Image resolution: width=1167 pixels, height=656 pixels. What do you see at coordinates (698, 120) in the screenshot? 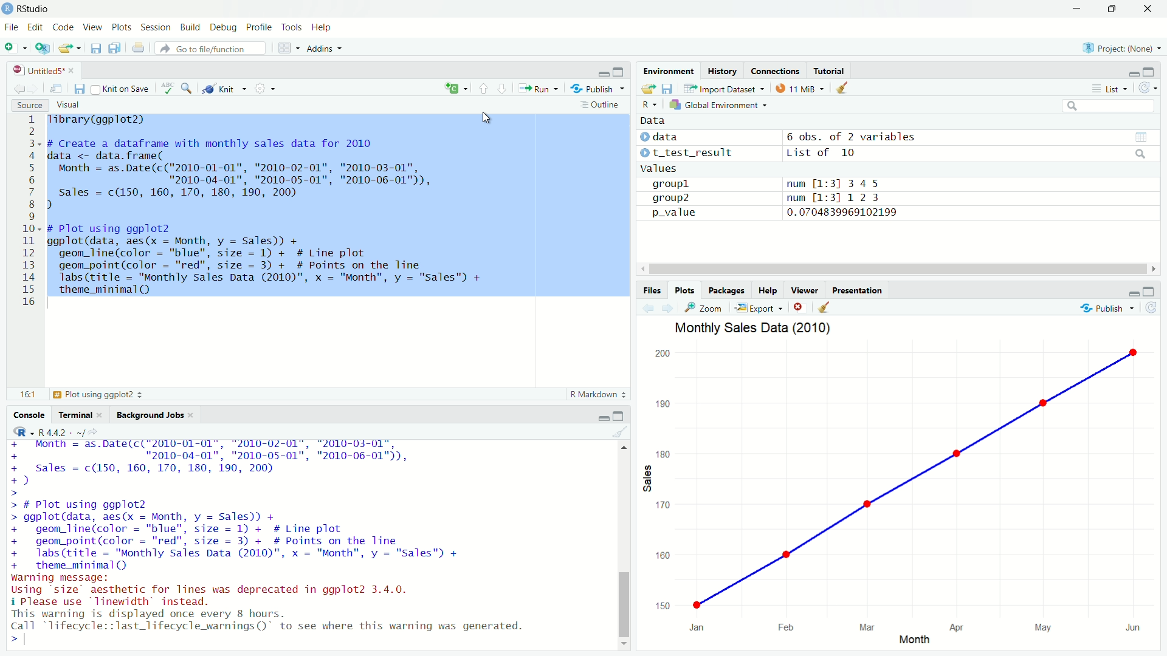
I see `Data` at bounding box center [698, 120].